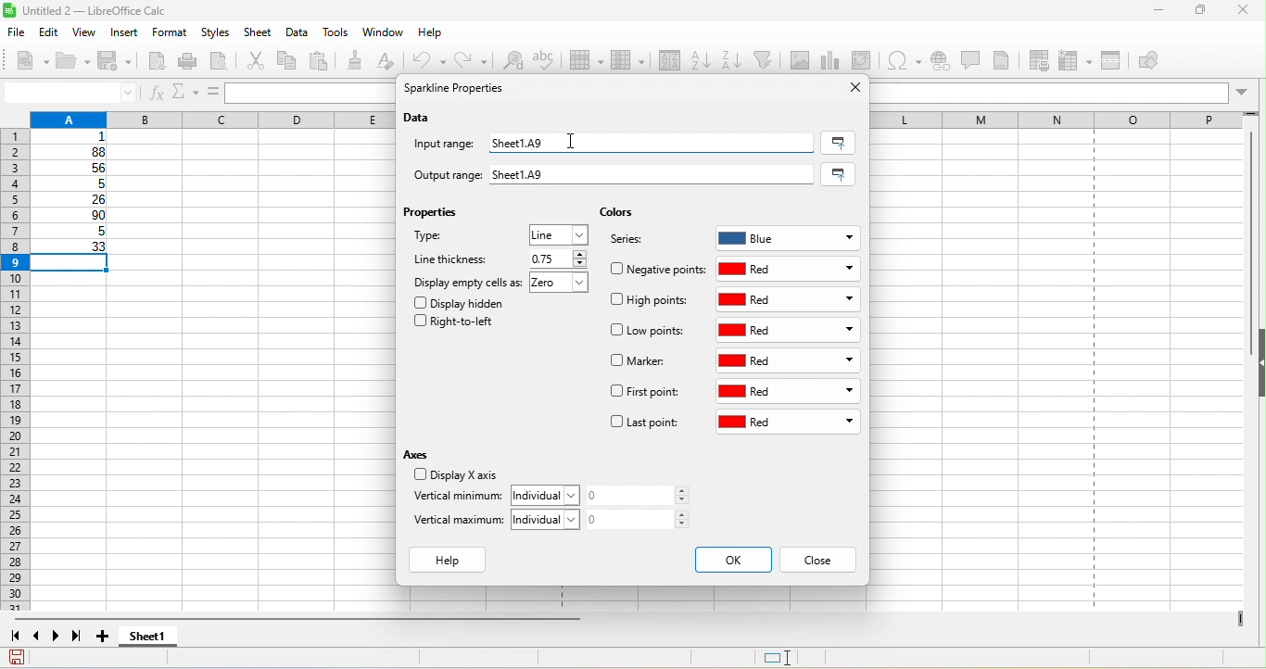 The image size is (1266, 669). I want to click on comment, so click(970, 59).